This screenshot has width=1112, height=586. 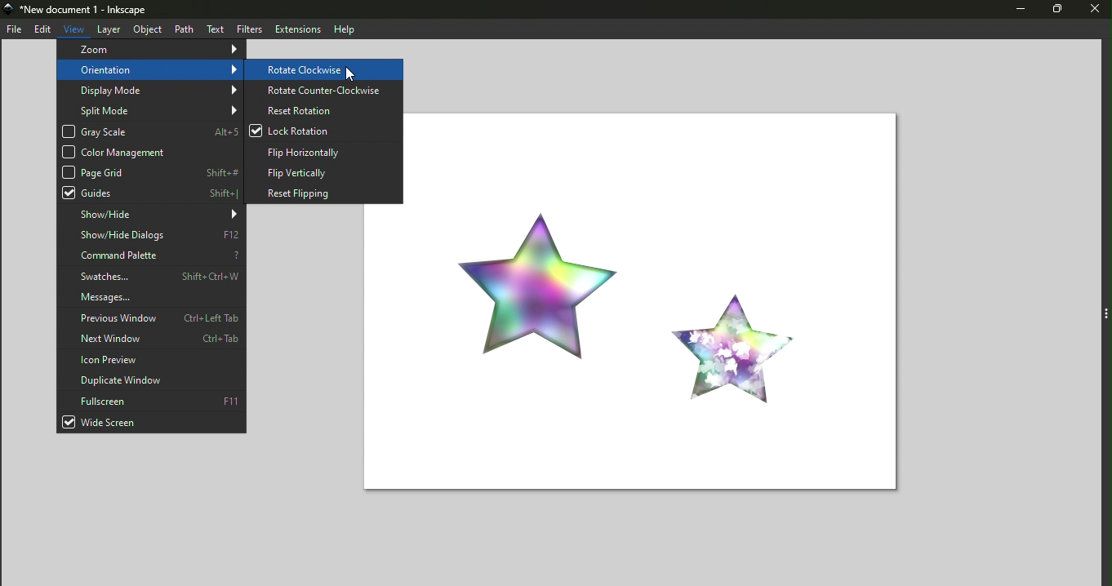 What do you see at coordinates (326, 131) in the screenshot?
I see `Lock rotation` at bounding box center [326, 131].